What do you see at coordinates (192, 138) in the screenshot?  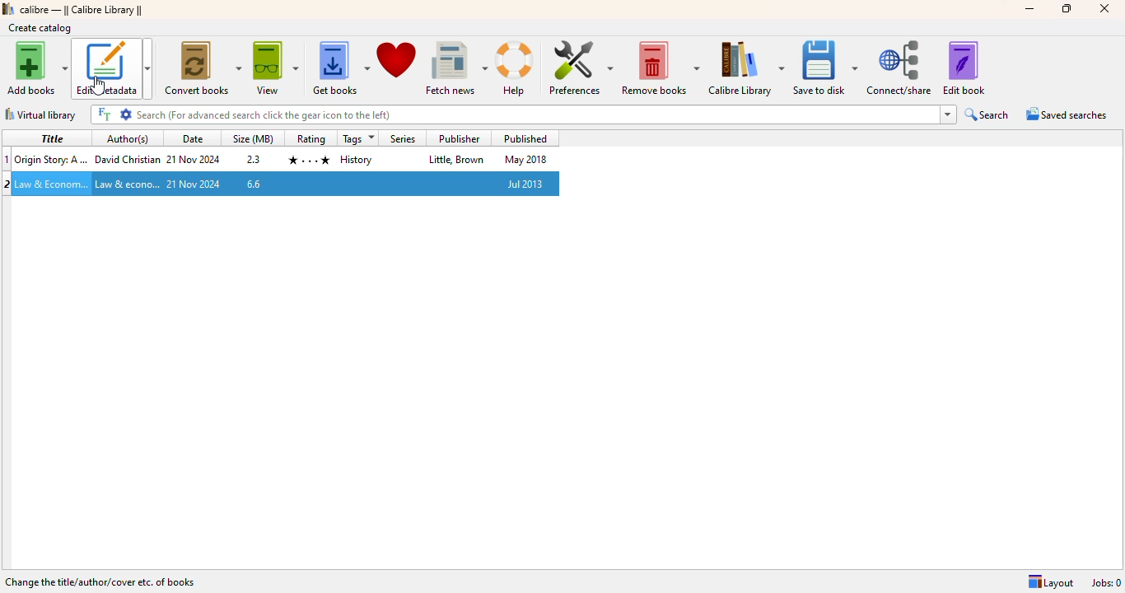 I see `date` at bounding box center [192, 138].